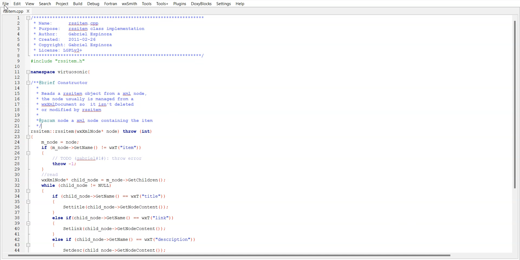  What do you see at coordinates (30, 4) in the screenshot?
I see `View` at bounding box center [30, 4].